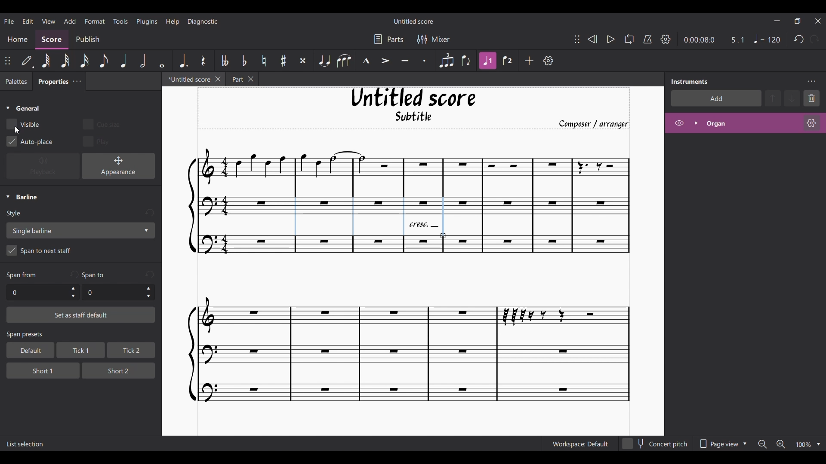 This screenshot has height=464, width=826. What do you see at coordinates (124, 61) in the screenshot?
I see `Quarter note` at bounding box center [124, 61].